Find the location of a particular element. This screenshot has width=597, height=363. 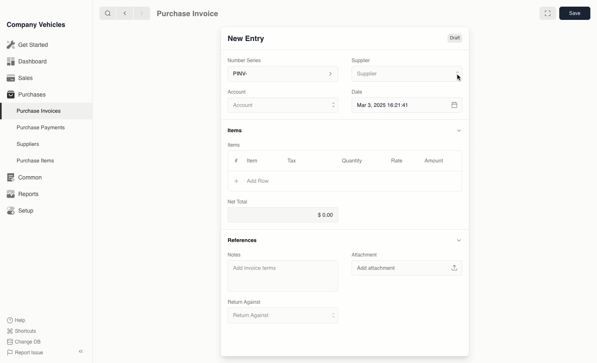

Purchase Invoices is located at coordinates (37, 111).